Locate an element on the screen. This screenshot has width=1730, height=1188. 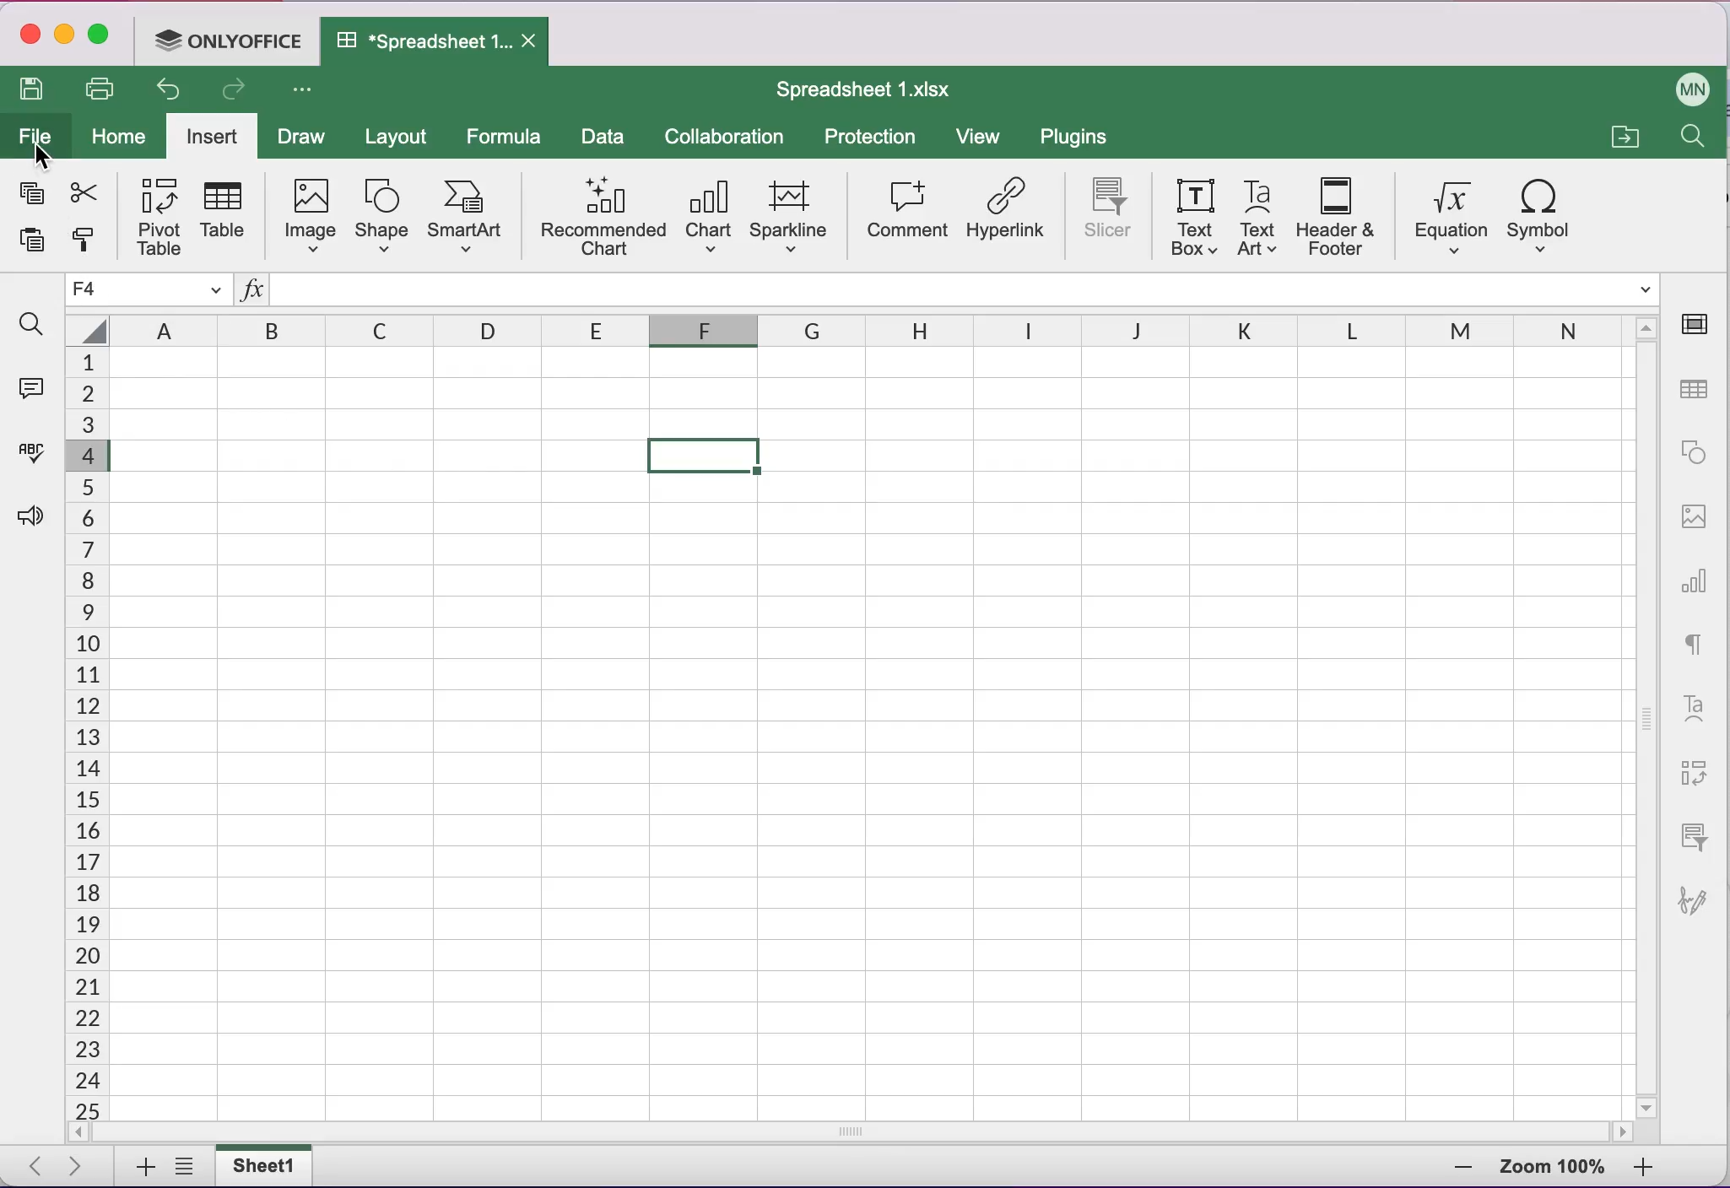
paste is located at coordinates (32, 245).